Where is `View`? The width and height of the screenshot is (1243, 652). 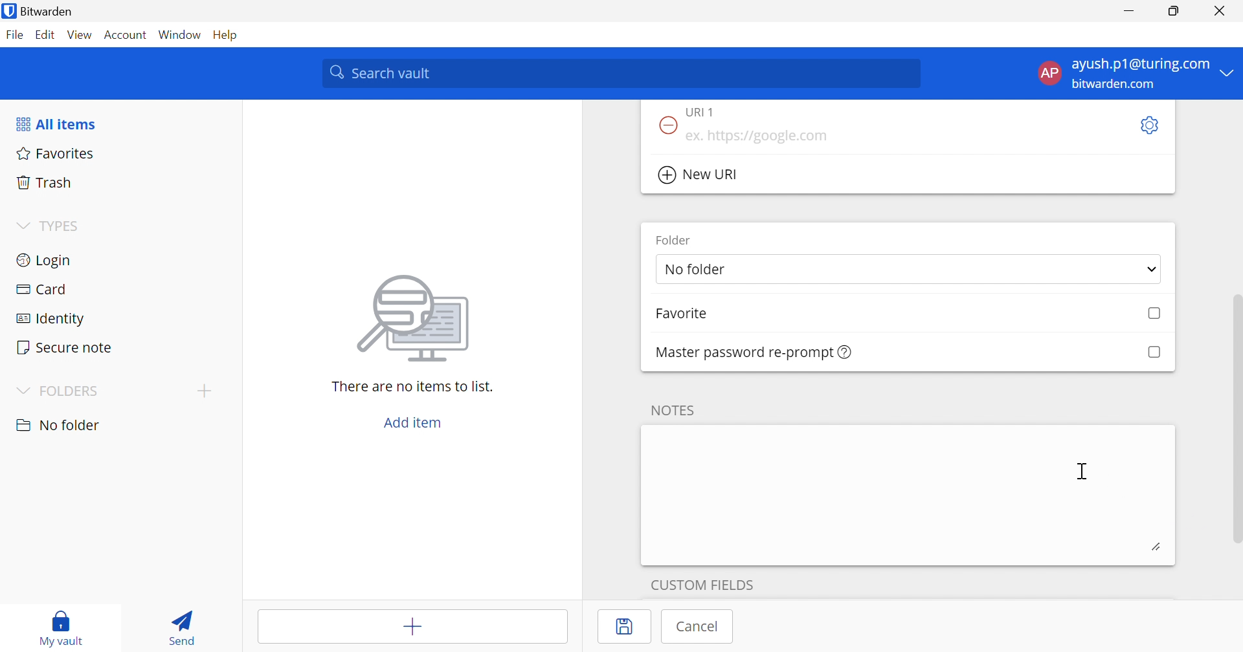 View is located at coordinates (79, 34).